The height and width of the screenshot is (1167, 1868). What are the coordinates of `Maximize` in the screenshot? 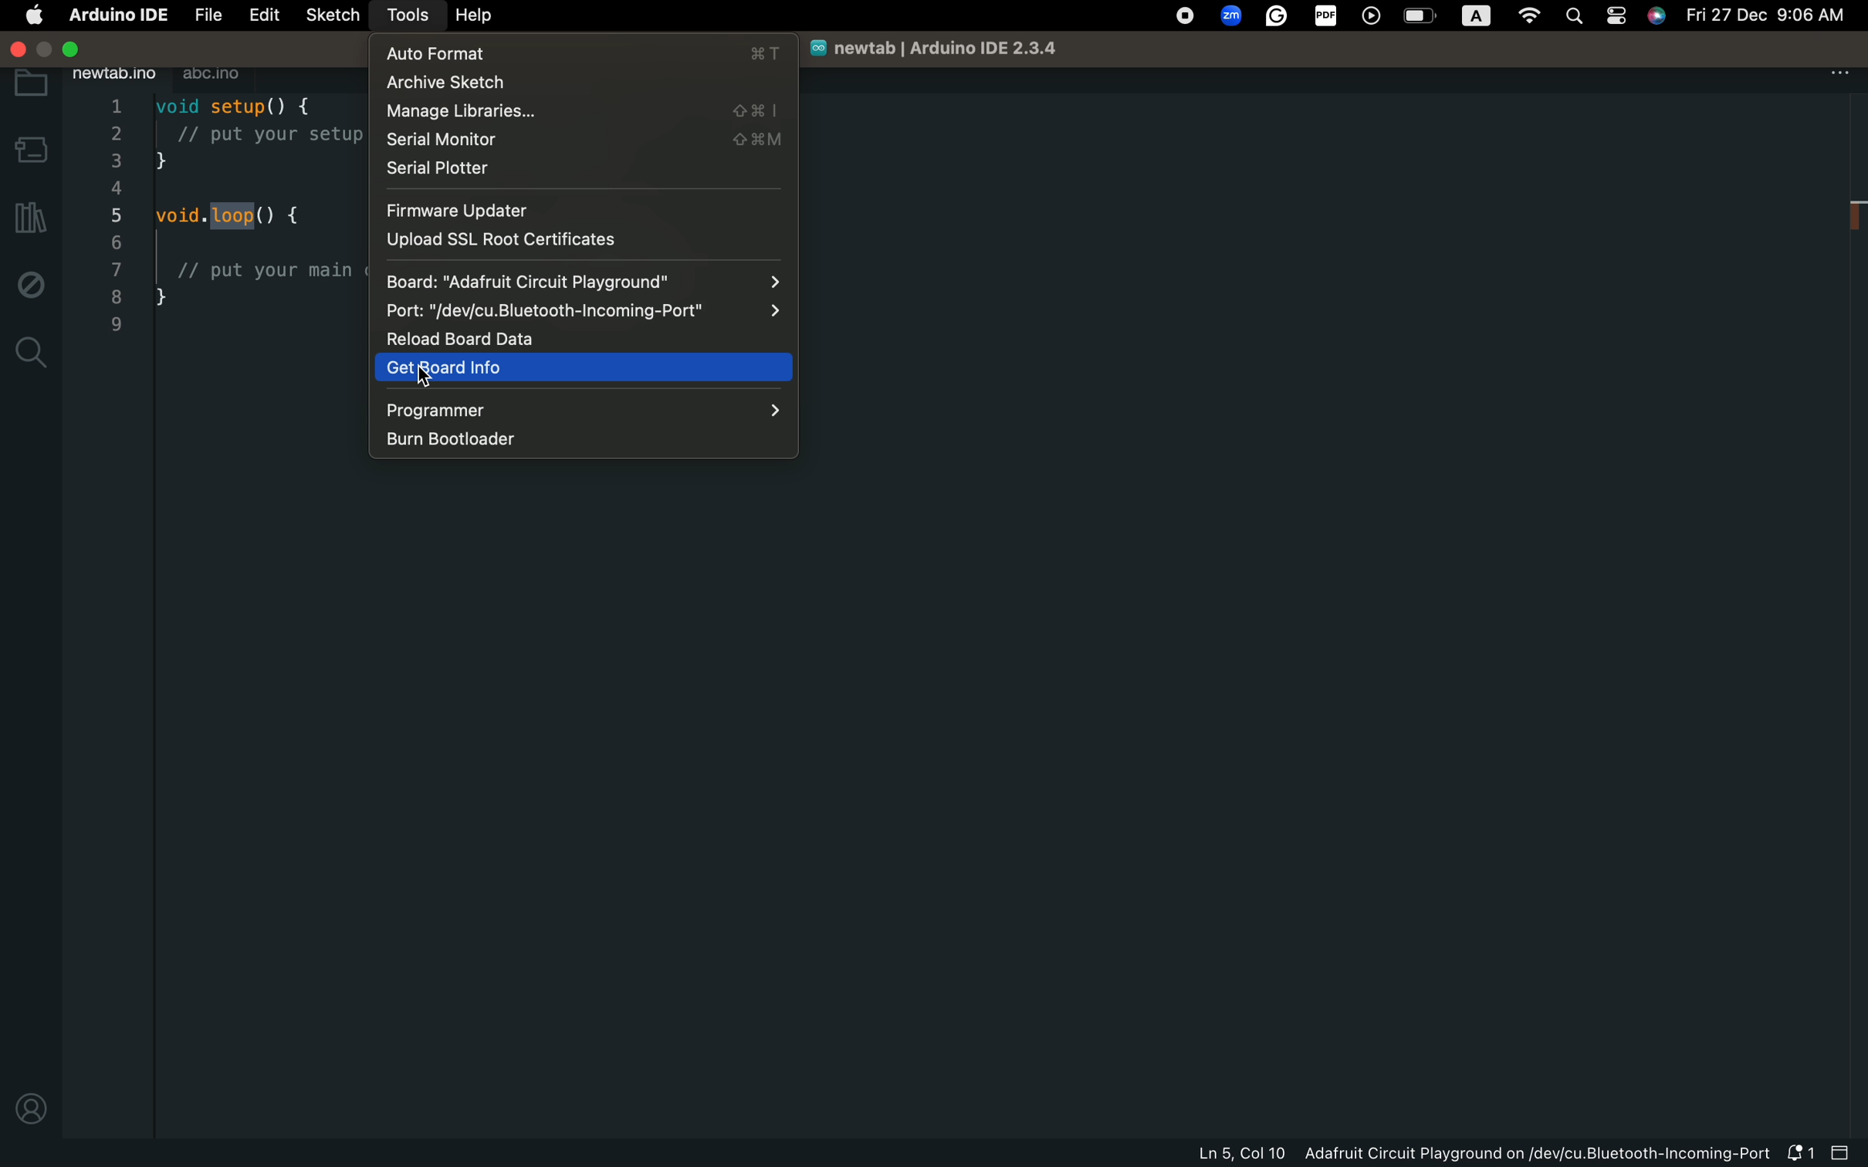 It's located at (46, 49).